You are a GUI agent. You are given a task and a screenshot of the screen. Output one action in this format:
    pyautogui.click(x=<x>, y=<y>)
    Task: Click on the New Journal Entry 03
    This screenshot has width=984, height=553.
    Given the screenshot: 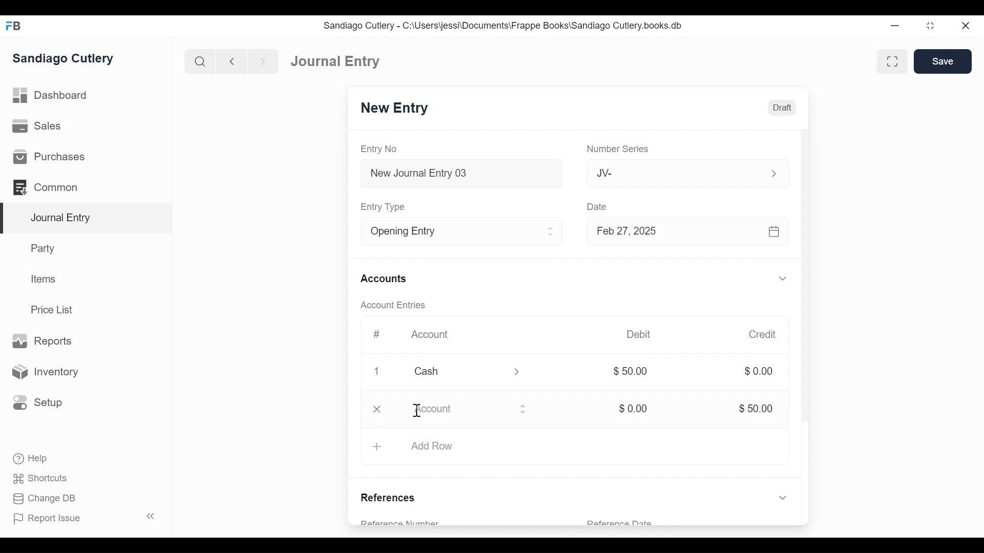 What is the action you would take?
    pyautogui.click(x=459, y=174)
    